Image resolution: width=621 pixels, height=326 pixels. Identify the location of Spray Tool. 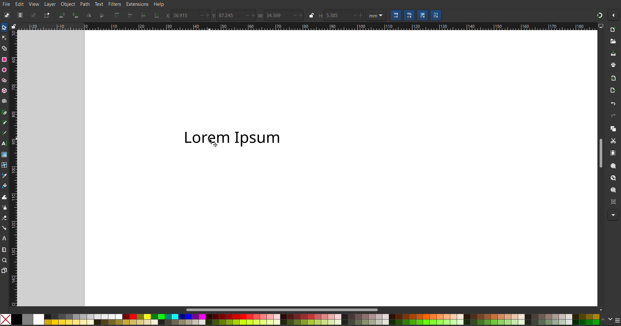
(5, 209).